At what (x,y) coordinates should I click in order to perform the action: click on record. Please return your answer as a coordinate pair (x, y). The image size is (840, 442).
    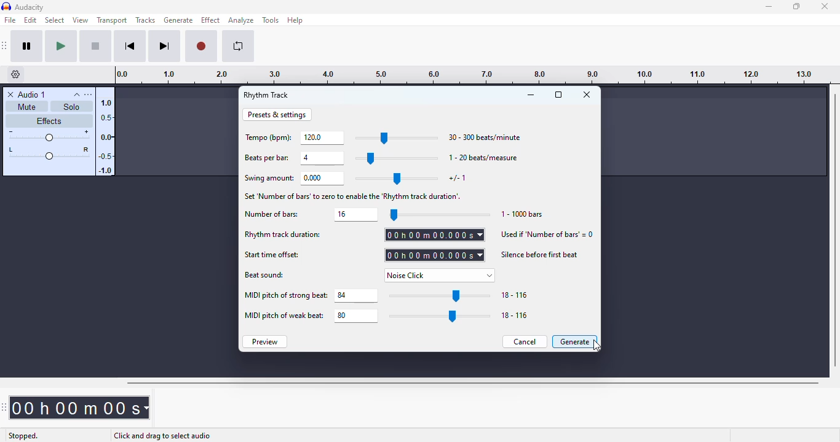
    Looking at the image, I should click on (202, 46).